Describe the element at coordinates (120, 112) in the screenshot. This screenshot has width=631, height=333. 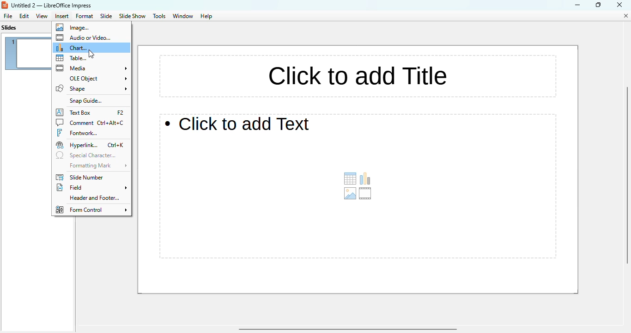
I see `shortcut for text box` at that location.